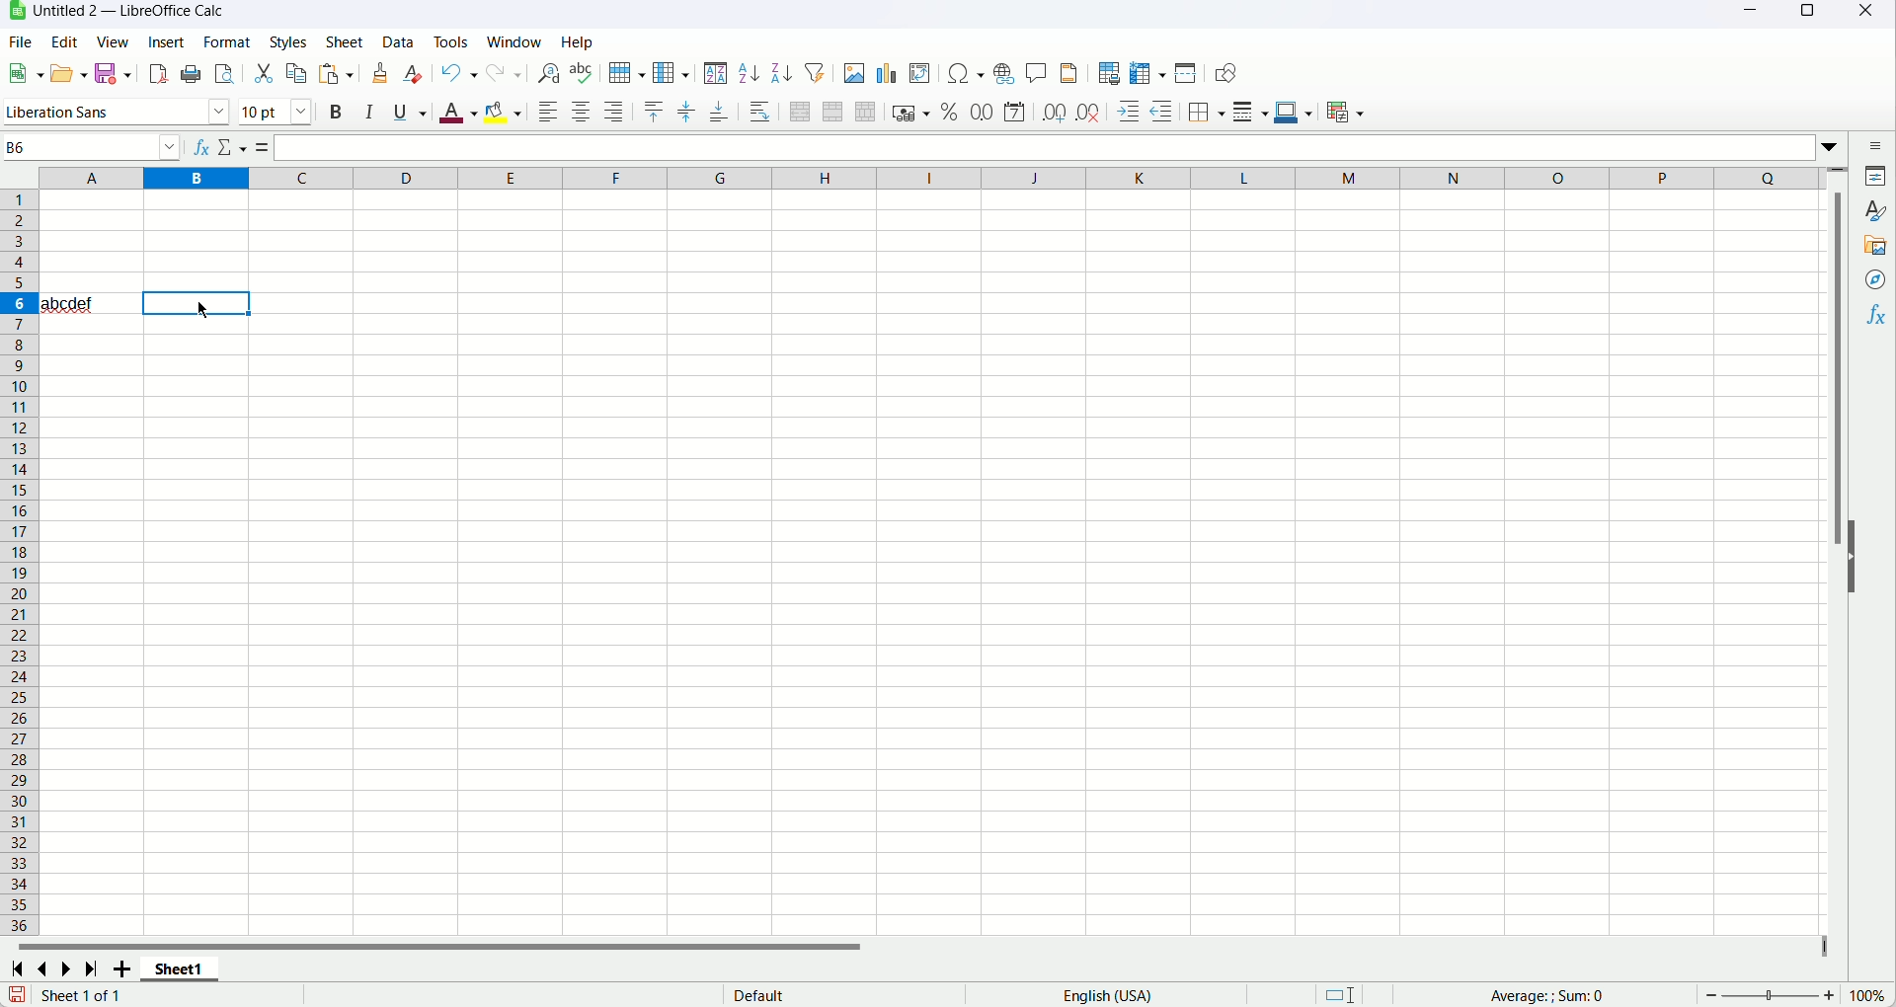  Describe the element at coordinates (505, 74) in the screenshot. I see `redo` at that location.